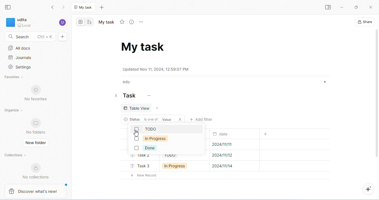 Image resolution: width=379 pixels, height=200 pixels. What do you see at coordinates (370, 7) in the screenshot?
I see `close` at bounding box center [370, 7].